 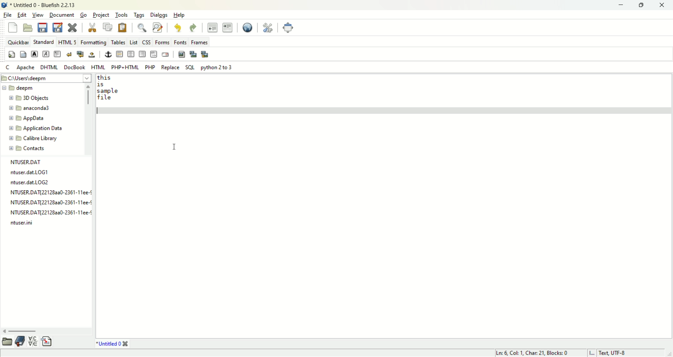 I want to click on 3D object, so click(x=29, y=98).